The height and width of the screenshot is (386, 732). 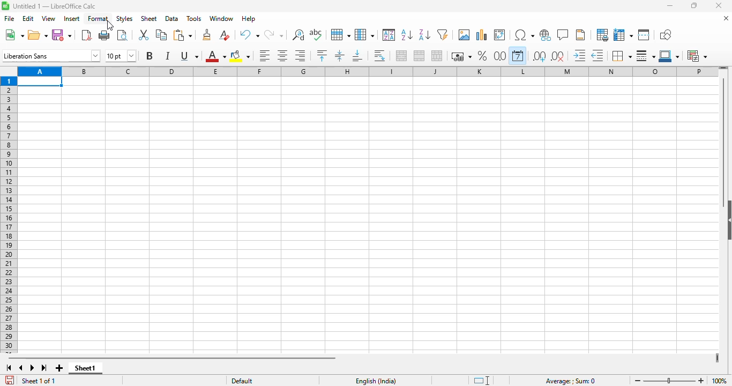 What do you see at coordinates (62, 35) in the screenshot?
I see `save` at bounding box center [62, 35].